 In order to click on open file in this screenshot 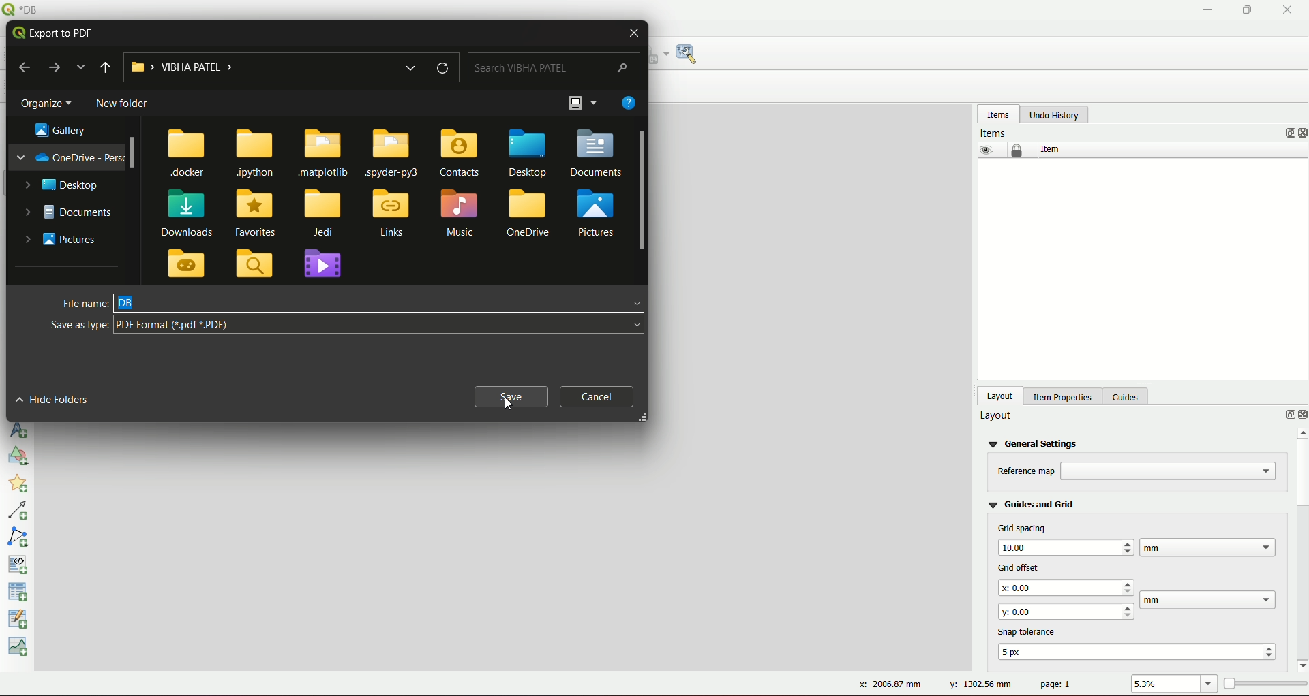, I will do `click(577, 104)`.